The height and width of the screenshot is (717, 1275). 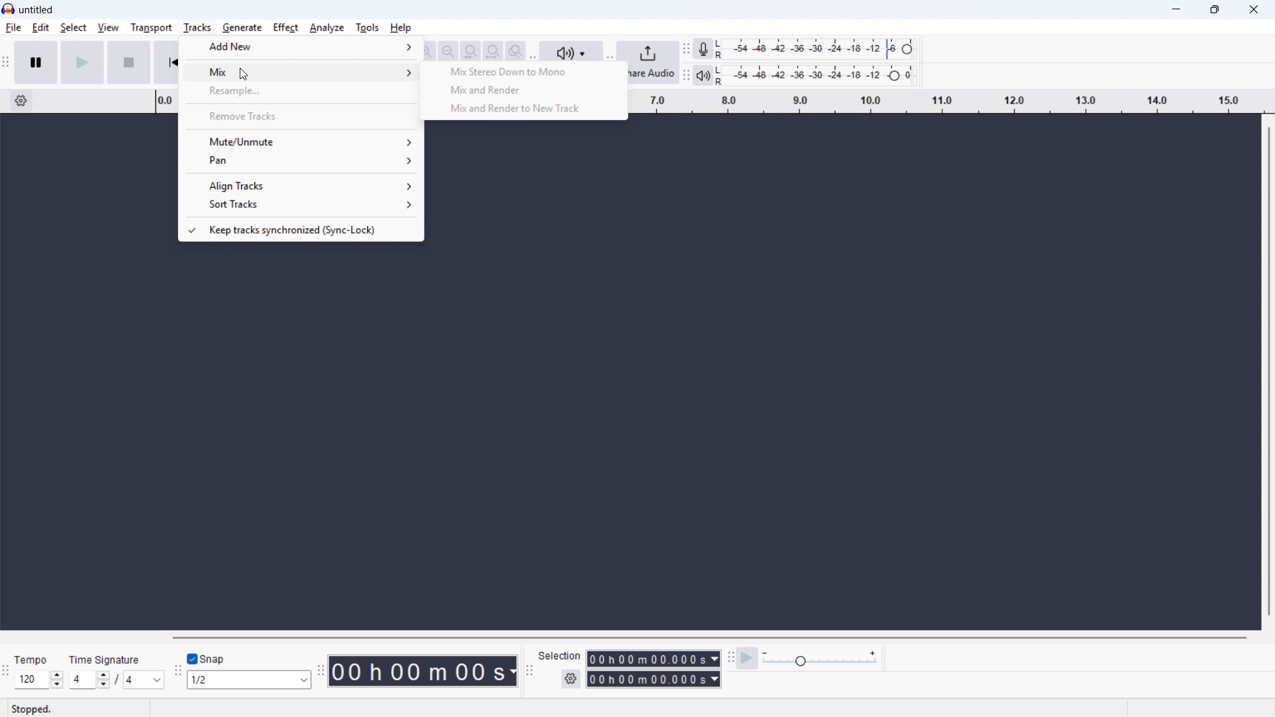 What do you see at coordinates (39, 680) in the screenshot?
I see `Set tempo ` at bounding box center [39, 680].